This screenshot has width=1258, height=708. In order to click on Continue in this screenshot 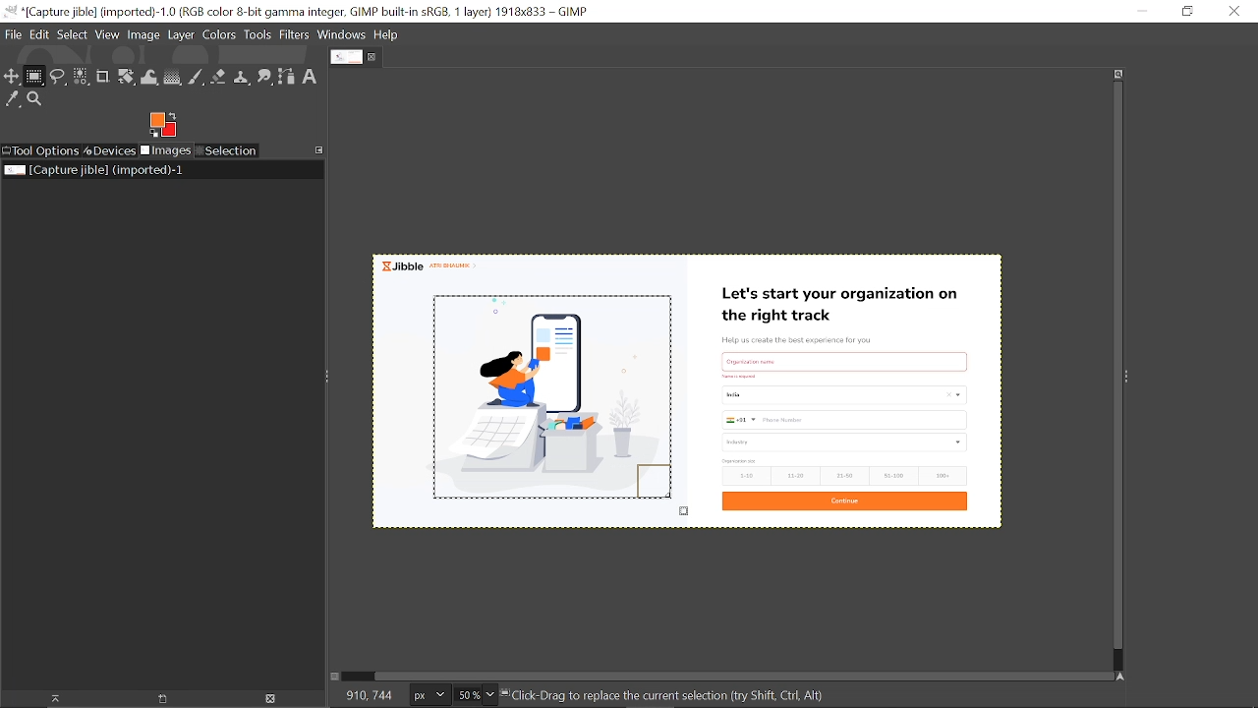, I will do `click(845, 501)`.